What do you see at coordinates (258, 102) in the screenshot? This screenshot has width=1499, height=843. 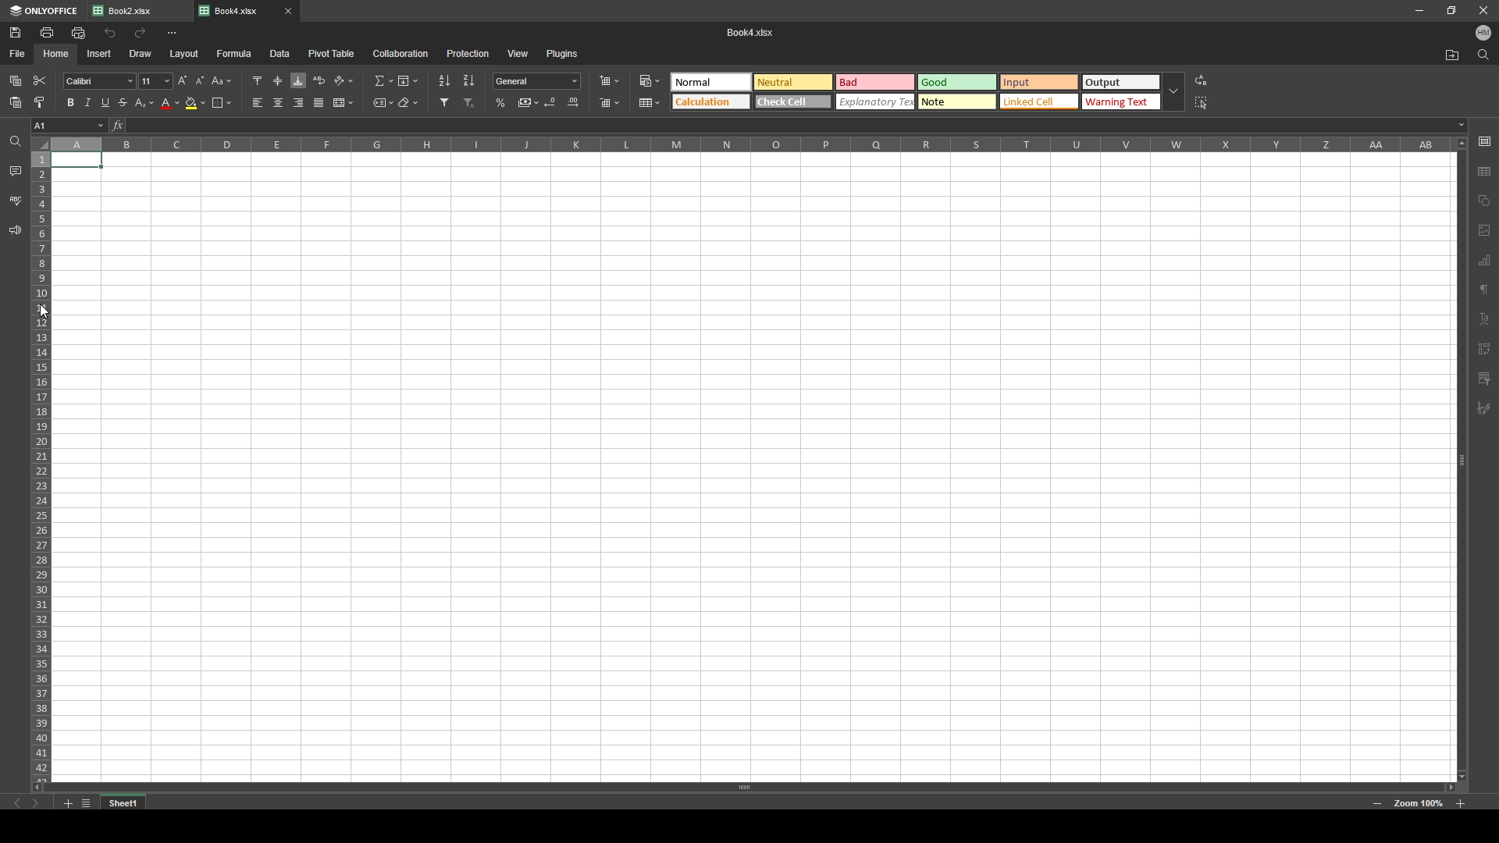 I see `align left` at bounding box center [258, 102].